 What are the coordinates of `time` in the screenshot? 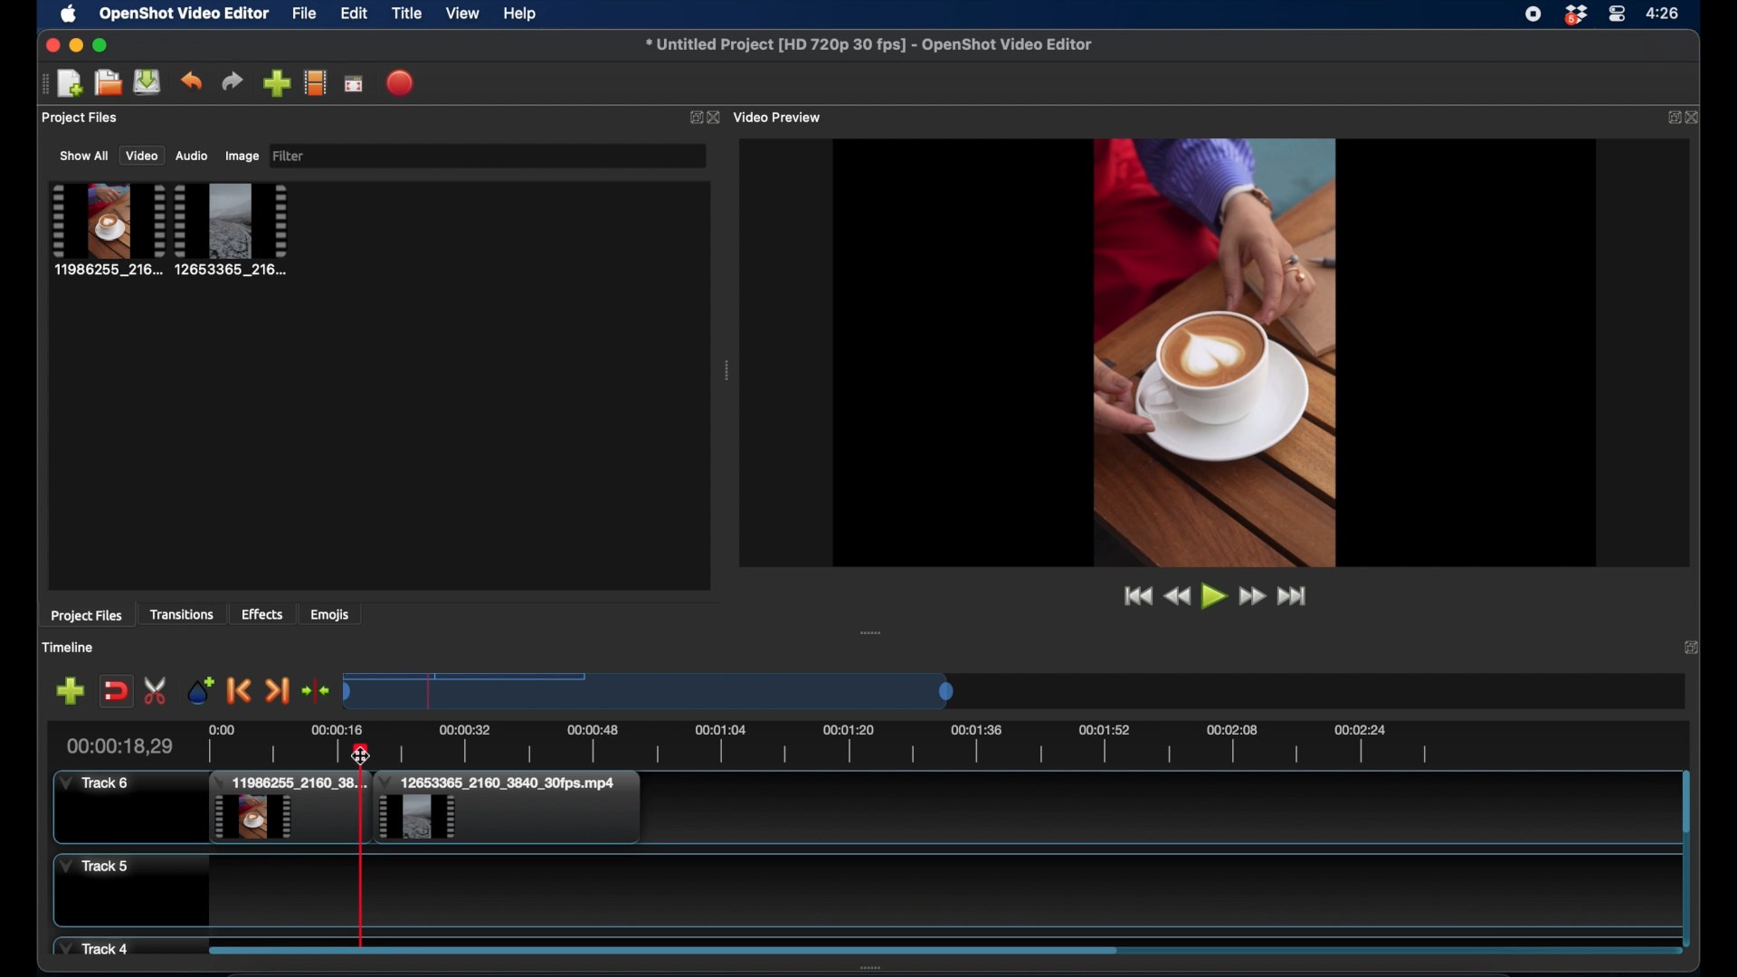 It's located at (1666, 12).